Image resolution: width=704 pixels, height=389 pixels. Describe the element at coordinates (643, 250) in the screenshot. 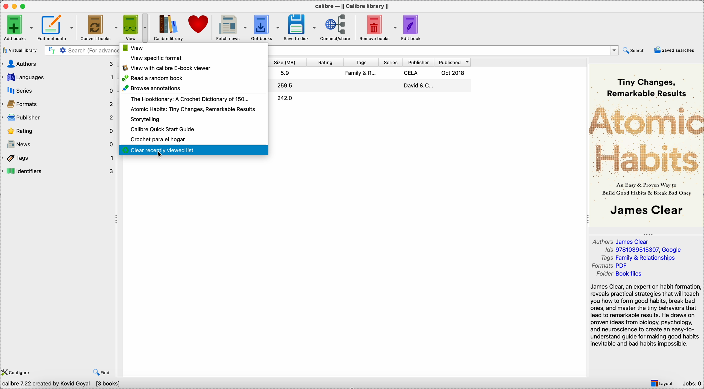

I see `Ids 9781039515307, Google` at that location.